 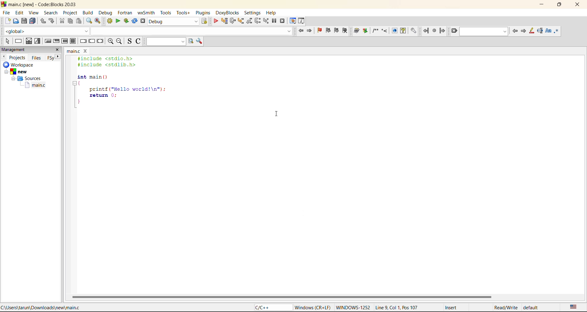 I want to click on previous, so click(x=515, y=31).